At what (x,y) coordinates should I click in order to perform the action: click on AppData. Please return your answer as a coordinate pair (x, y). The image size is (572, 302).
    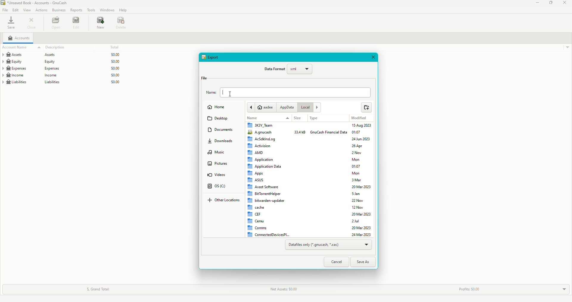
    Looking at the image, I should click on (287, 107).